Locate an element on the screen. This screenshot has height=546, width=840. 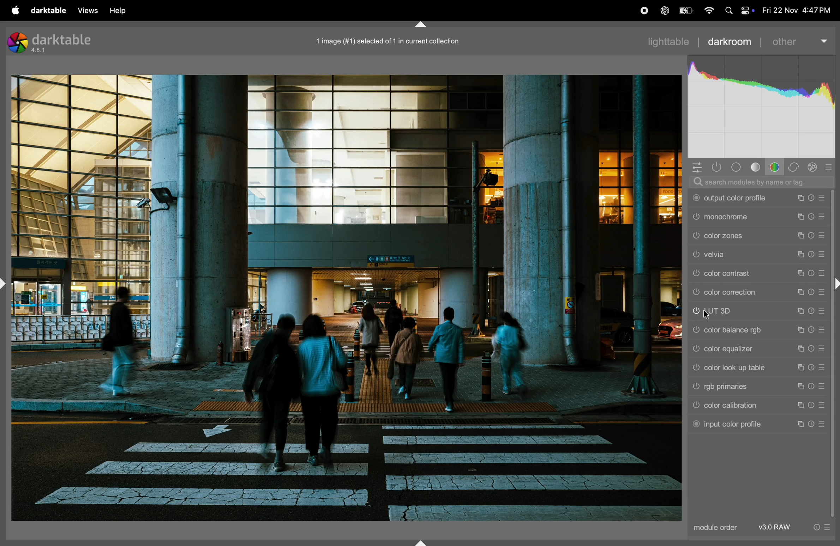
base is located at coordinates (738, 168).